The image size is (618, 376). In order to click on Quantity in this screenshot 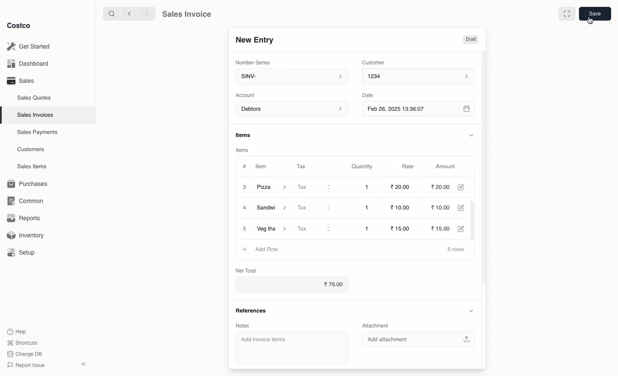, I will do `click(361, 167)`.